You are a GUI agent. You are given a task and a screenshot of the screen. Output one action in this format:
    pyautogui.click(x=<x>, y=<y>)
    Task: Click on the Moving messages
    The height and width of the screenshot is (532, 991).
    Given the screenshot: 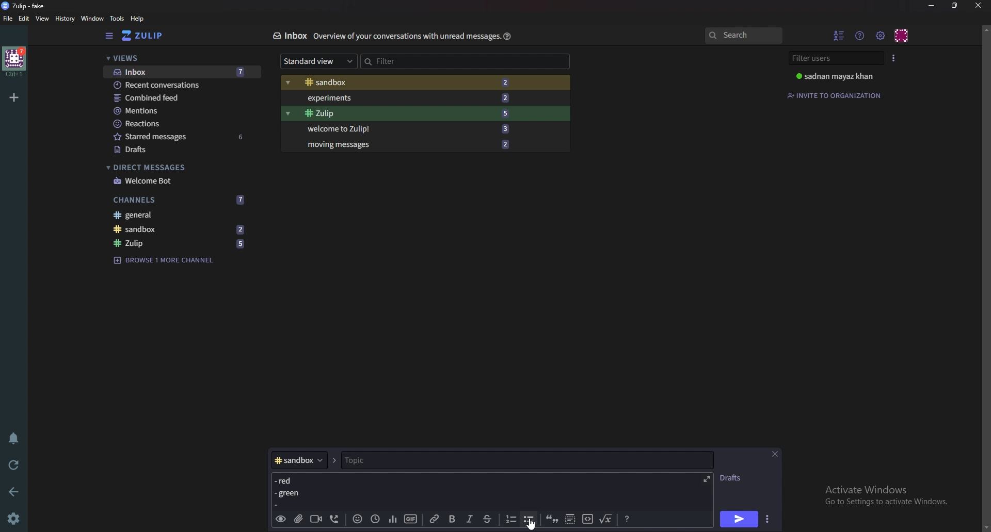 What is the action you would take?
    pyautogui.click(x=407, y=143)
    